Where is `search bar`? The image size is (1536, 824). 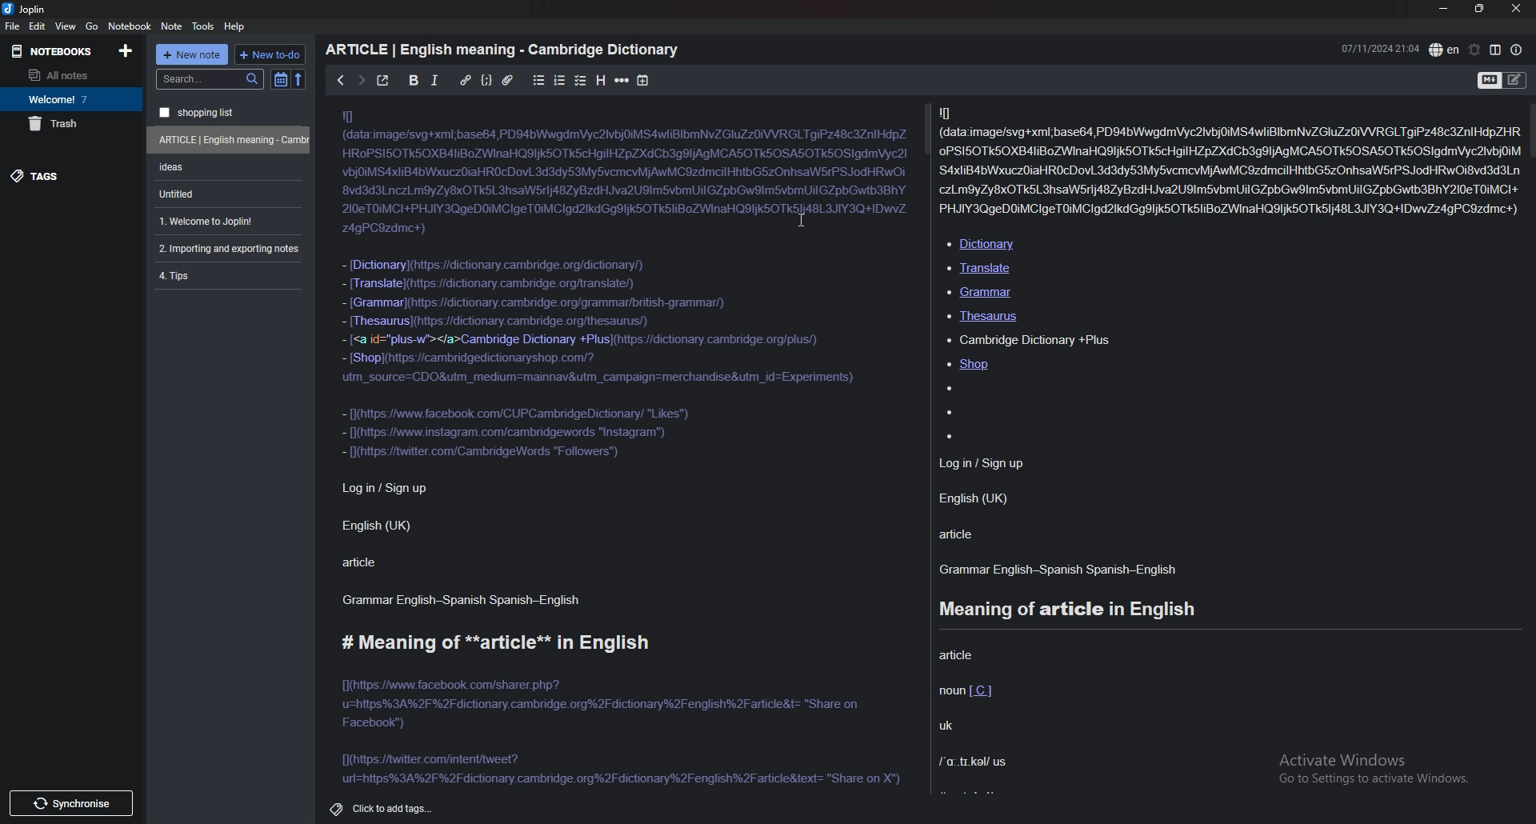
search bar is located at coordinates (211, 78).